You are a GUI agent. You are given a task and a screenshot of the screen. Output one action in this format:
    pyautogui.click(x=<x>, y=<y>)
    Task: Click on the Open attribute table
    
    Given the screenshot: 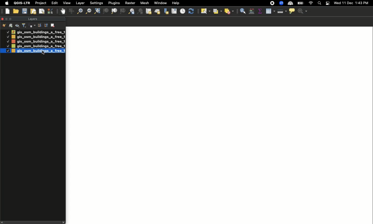 What is the action you would take?
    pyautogui.click(x=270, y=11)
    